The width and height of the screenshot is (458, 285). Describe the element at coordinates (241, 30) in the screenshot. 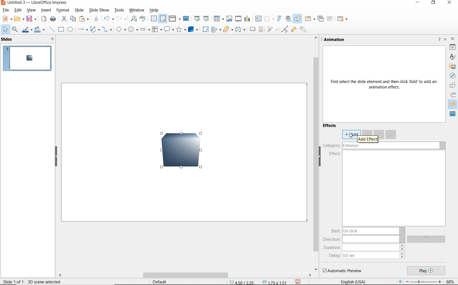

I see `3 objects to distribute` at that location.